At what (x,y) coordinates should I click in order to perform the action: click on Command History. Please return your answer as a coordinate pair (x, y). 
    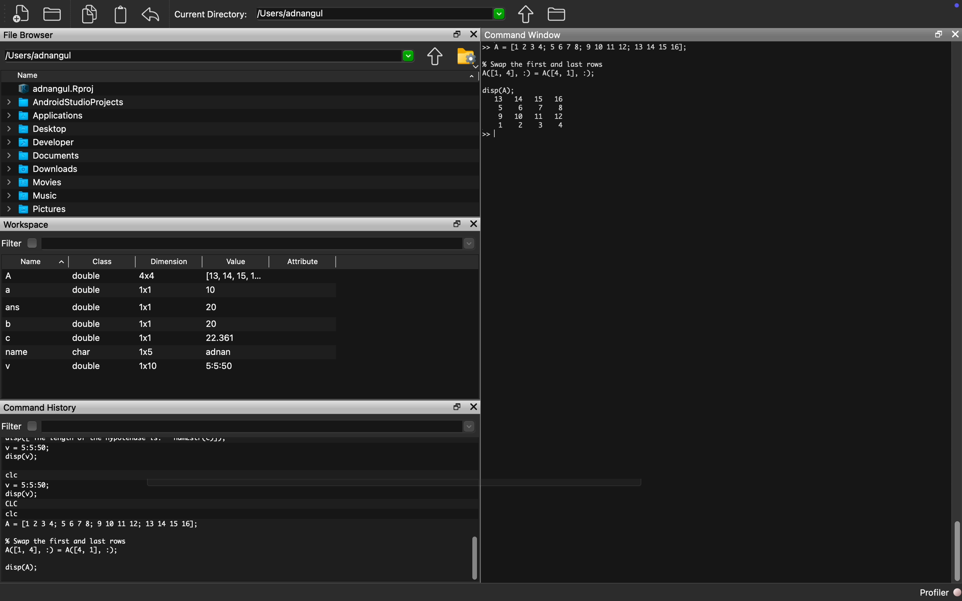
    Looking at the image, I should click on (41, 407).